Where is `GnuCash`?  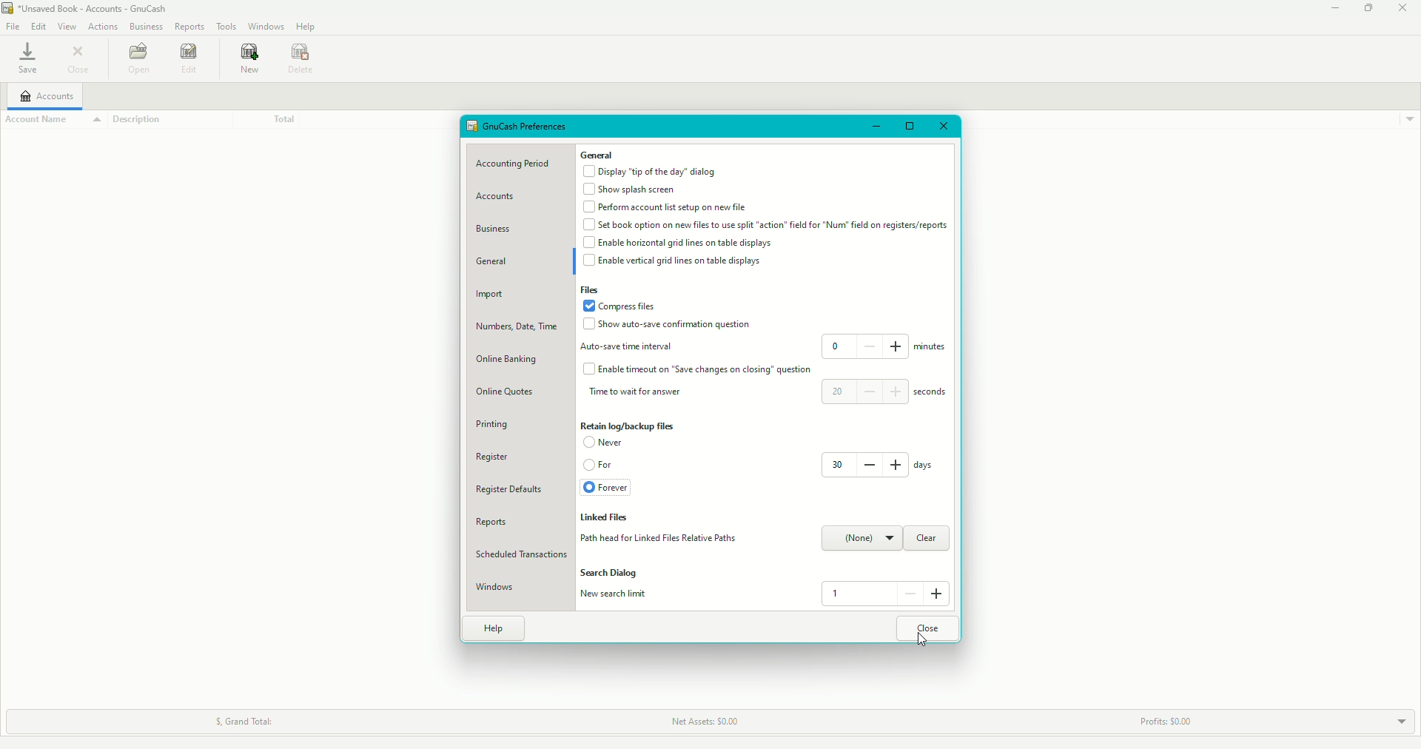 GnuCash is located at coordinates (84, 9).